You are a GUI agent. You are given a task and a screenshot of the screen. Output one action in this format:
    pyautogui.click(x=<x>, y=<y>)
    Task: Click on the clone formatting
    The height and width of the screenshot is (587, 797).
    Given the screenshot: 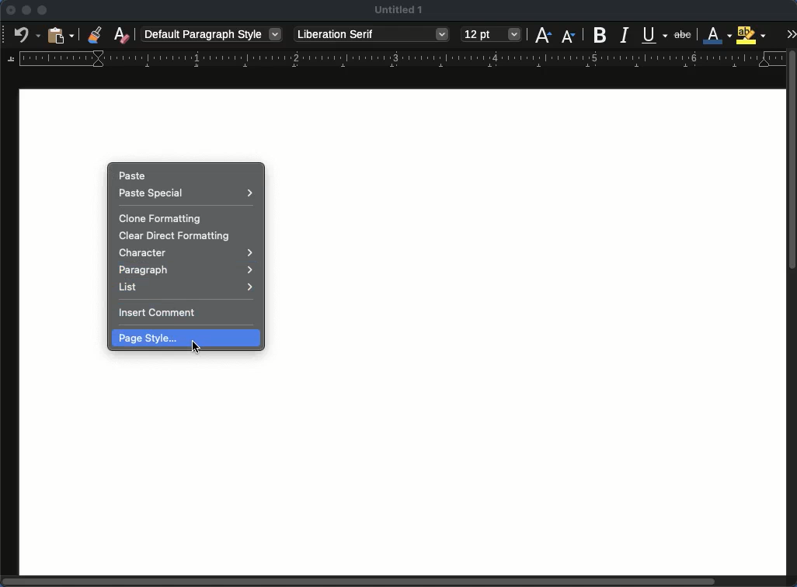 What is the action you would take?
    pyautogui.click(x=158, y=218)
    